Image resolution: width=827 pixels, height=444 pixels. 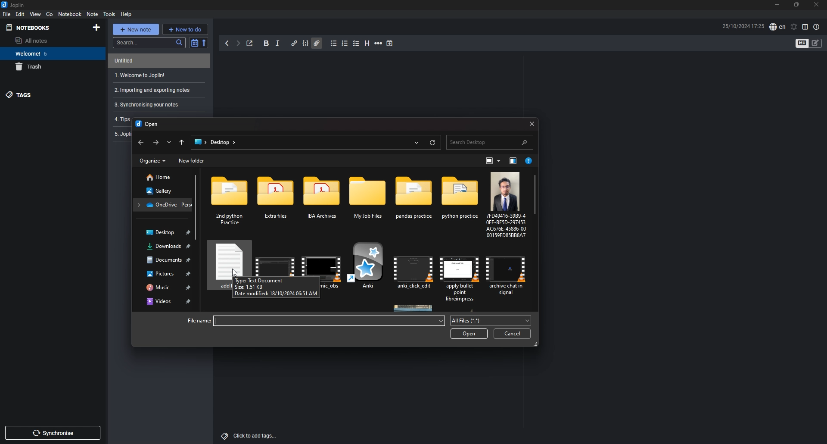 What do you see at coordinates (47, 95) in the screenshot?
I see `tags` at bounding box center [47, 95].